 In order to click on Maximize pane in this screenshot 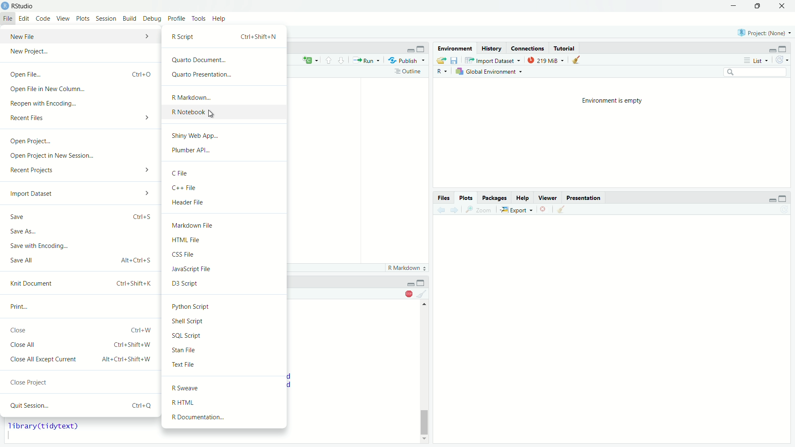, I will do `click(784, 48)`.